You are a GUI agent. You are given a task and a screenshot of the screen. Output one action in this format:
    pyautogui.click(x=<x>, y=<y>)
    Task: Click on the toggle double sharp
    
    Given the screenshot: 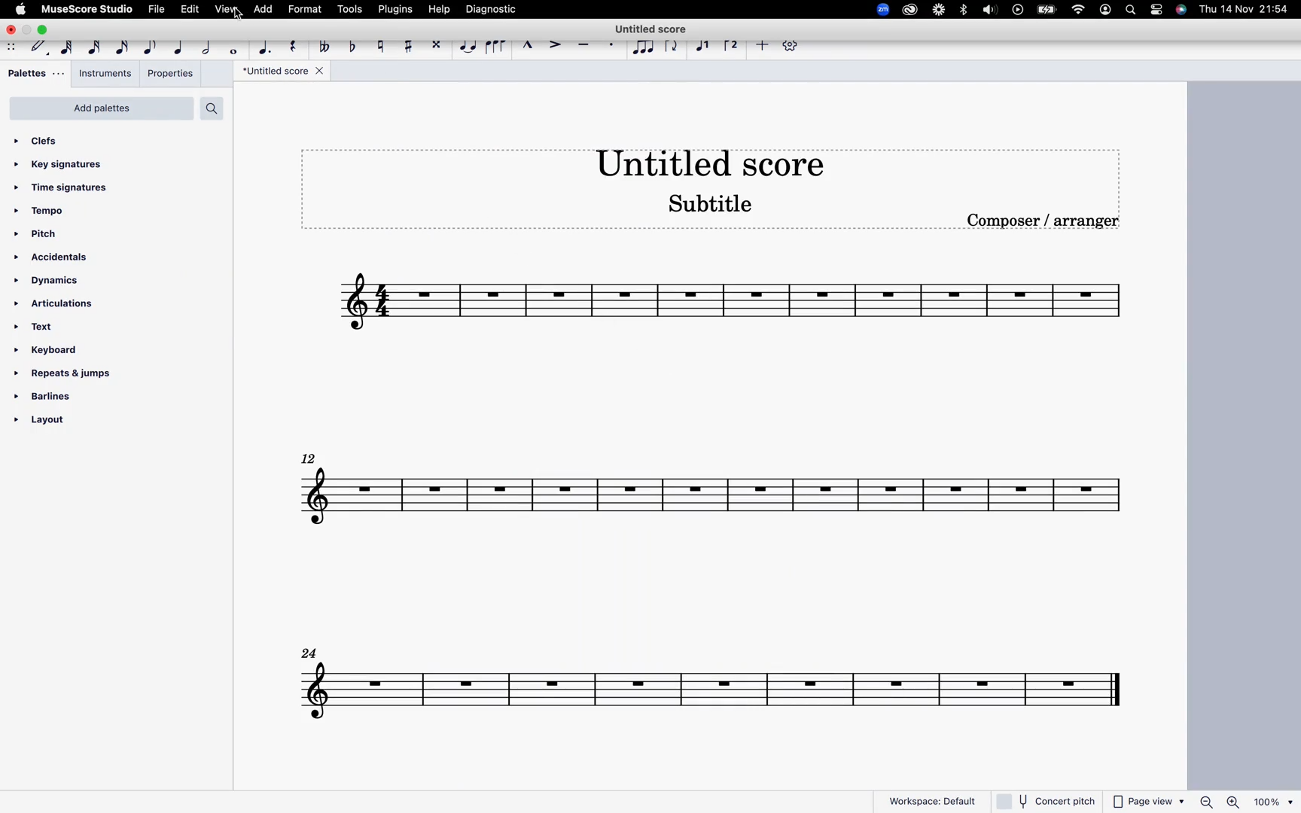 What is the action you would take?
    pyautogui.click(x=433, y=44)
    